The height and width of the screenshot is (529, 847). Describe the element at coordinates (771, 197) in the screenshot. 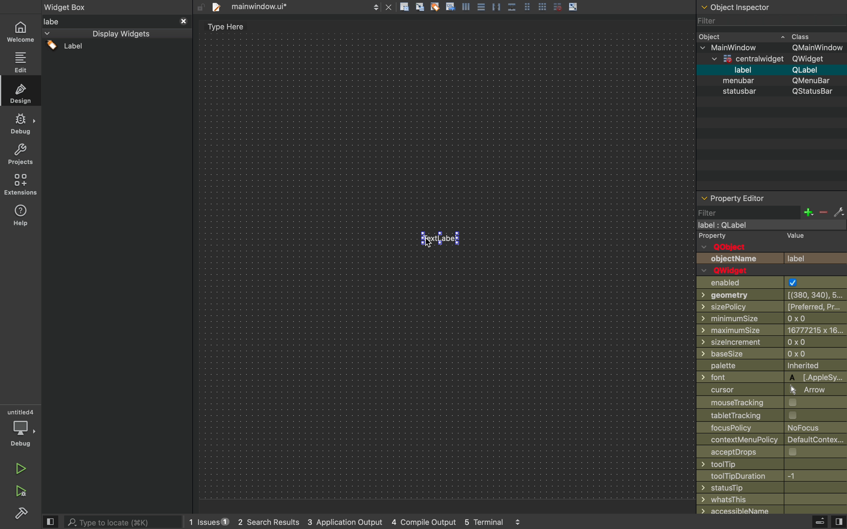

I see `properties of selected widget ` at that location.